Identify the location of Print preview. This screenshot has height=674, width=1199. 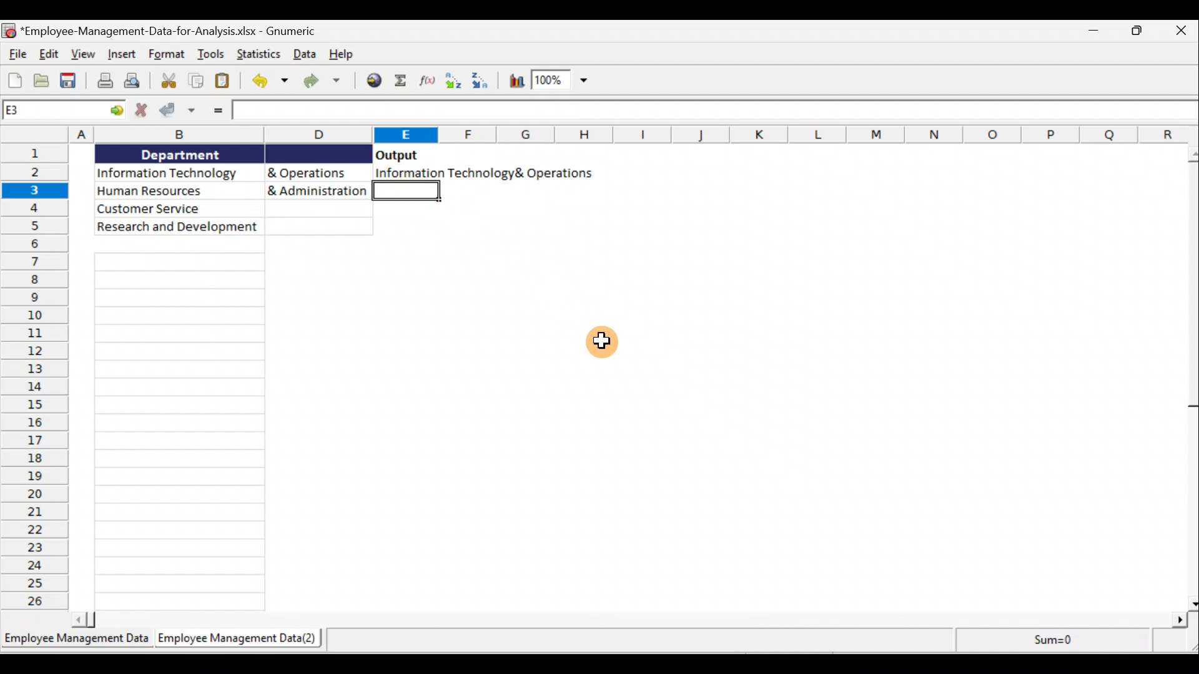
(138, 80).